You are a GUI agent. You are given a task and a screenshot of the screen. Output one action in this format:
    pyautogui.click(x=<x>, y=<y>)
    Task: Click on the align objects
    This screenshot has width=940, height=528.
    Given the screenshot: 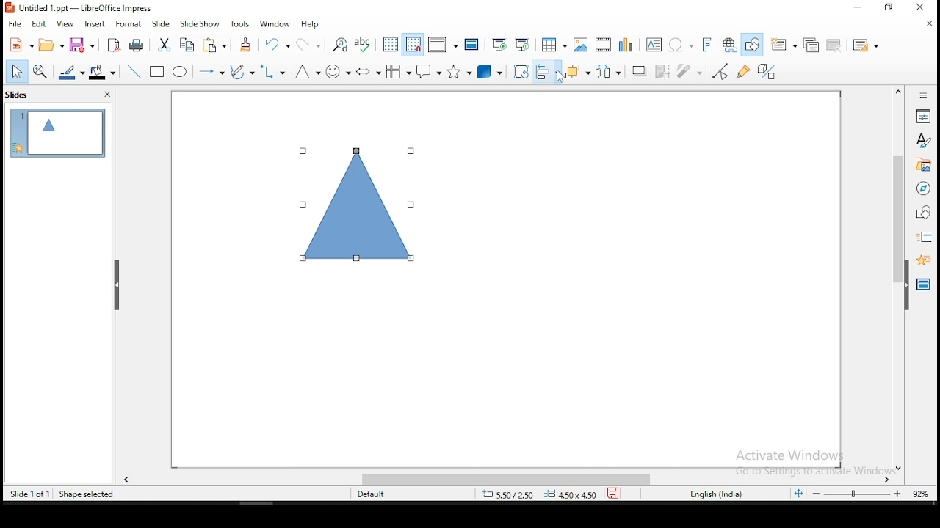 What is the action you would take?
    pyautogui.click(x=547, y=73)
    